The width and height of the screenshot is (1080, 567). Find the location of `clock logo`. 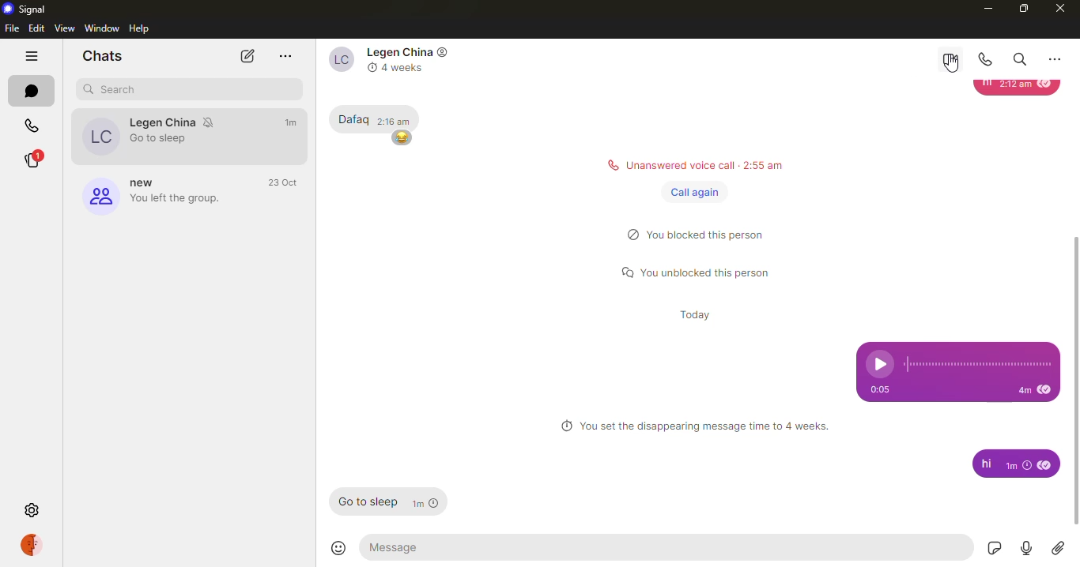

clock logo is located at coordinates (370, 67).